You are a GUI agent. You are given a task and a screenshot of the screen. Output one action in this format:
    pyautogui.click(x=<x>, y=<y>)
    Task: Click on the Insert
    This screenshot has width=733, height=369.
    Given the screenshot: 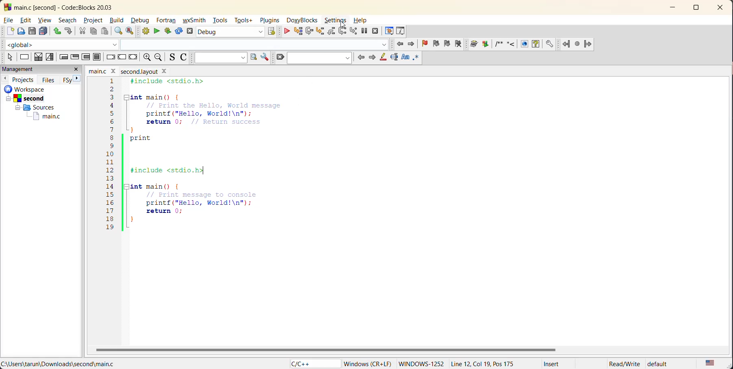 What is the action you would take?
    pyautogui.click(x=553, y=364)
    